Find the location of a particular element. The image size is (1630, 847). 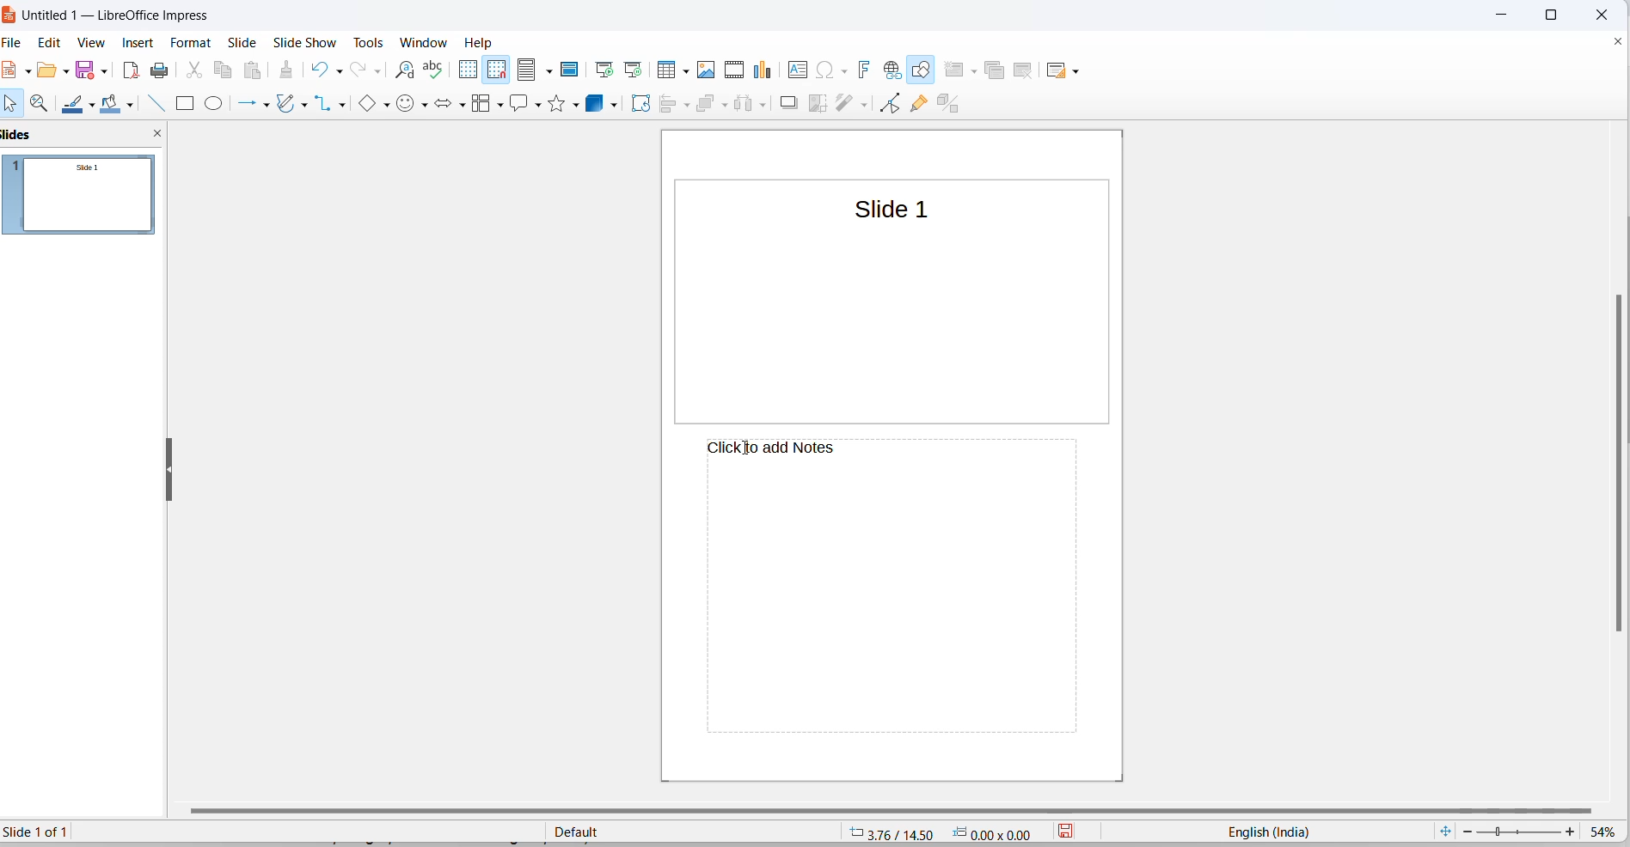

flowchart options is located at coordinates (496, 109).